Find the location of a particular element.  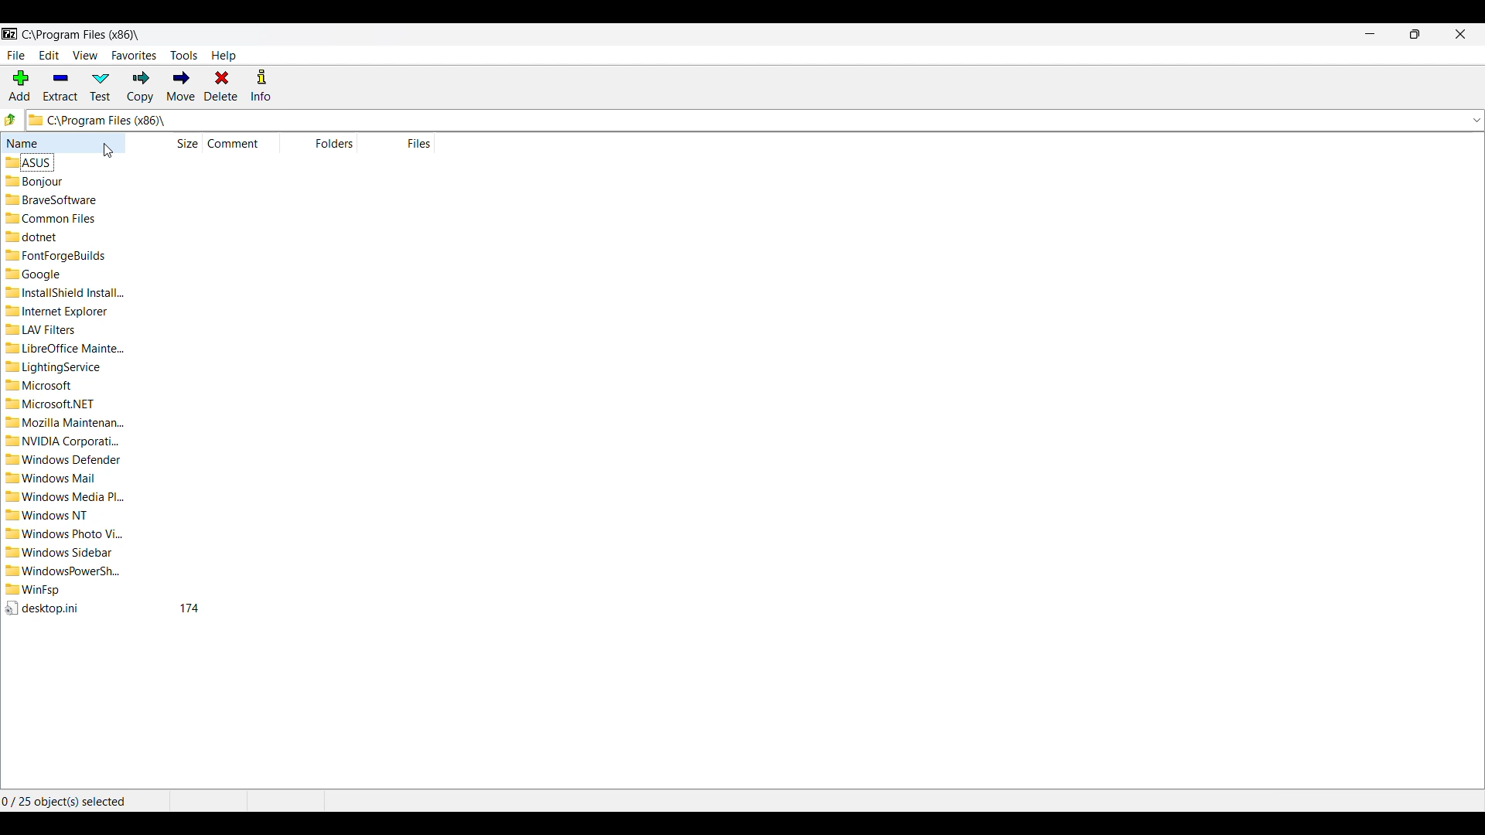

Move is located at coordinates (181, 85).